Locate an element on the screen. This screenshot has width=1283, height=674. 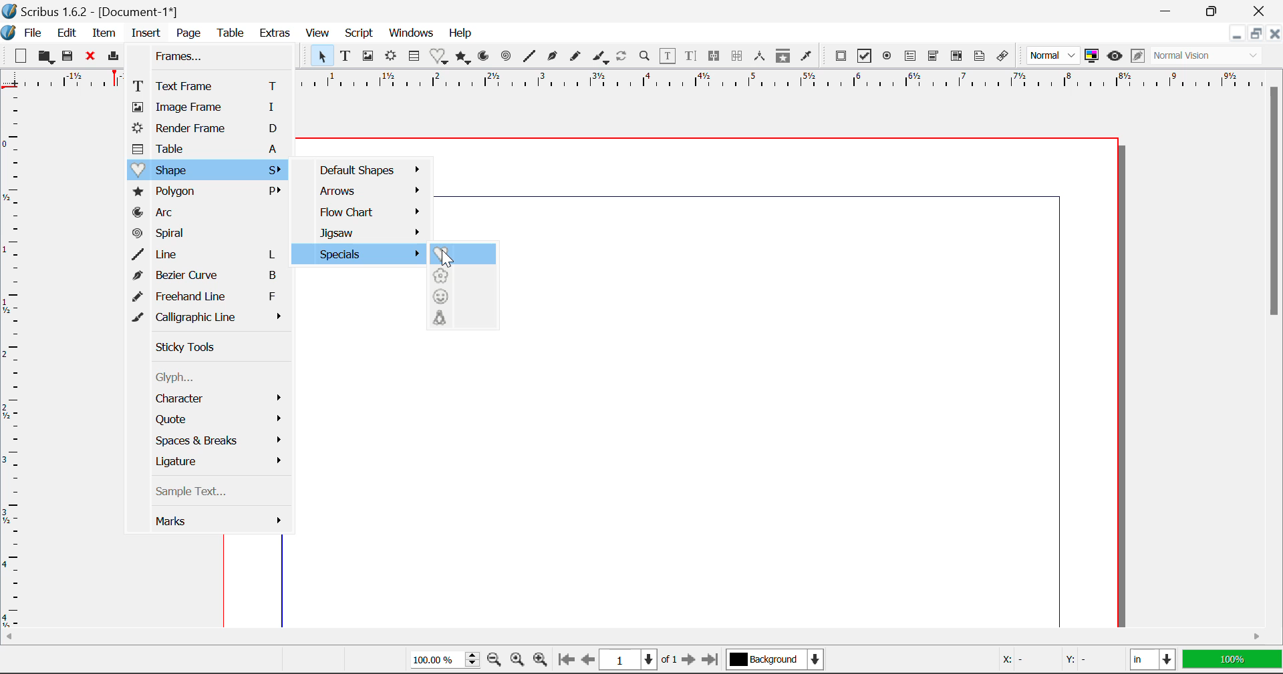
Measurements is located at coordinates (761, 57).